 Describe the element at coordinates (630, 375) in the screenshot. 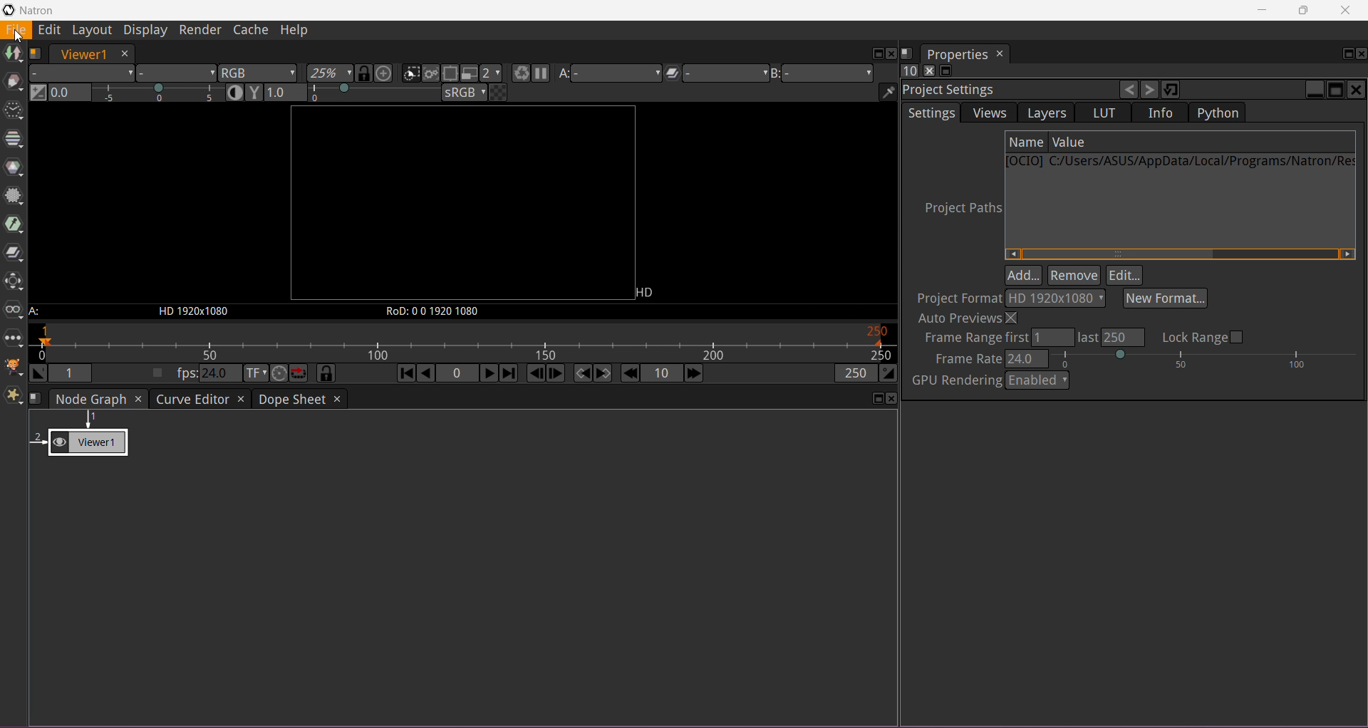

I see `Previous Increment` at that location.